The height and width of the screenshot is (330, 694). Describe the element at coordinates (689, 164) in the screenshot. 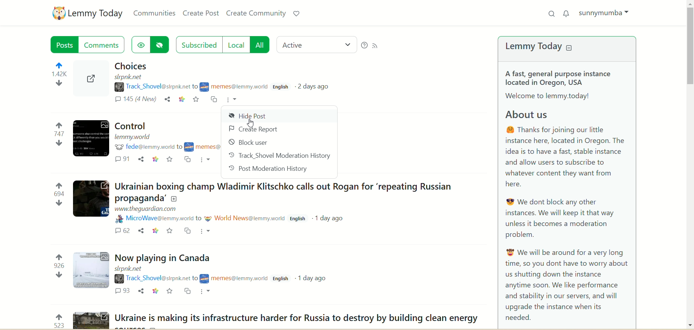

I see `vertical scroll bar` at that location.